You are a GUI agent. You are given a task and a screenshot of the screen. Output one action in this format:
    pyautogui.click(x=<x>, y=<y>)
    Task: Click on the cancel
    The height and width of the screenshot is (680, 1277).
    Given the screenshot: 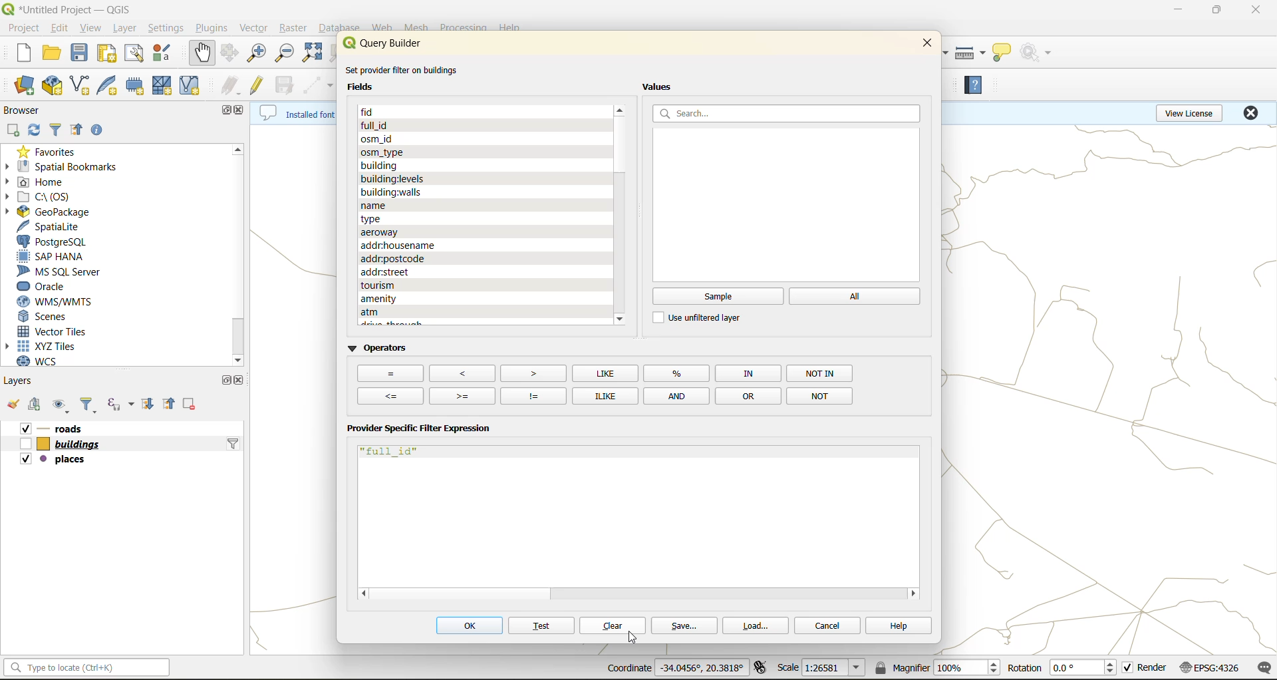 What is the action you would take?
    pyautogui.click(x=829, y=625)
    